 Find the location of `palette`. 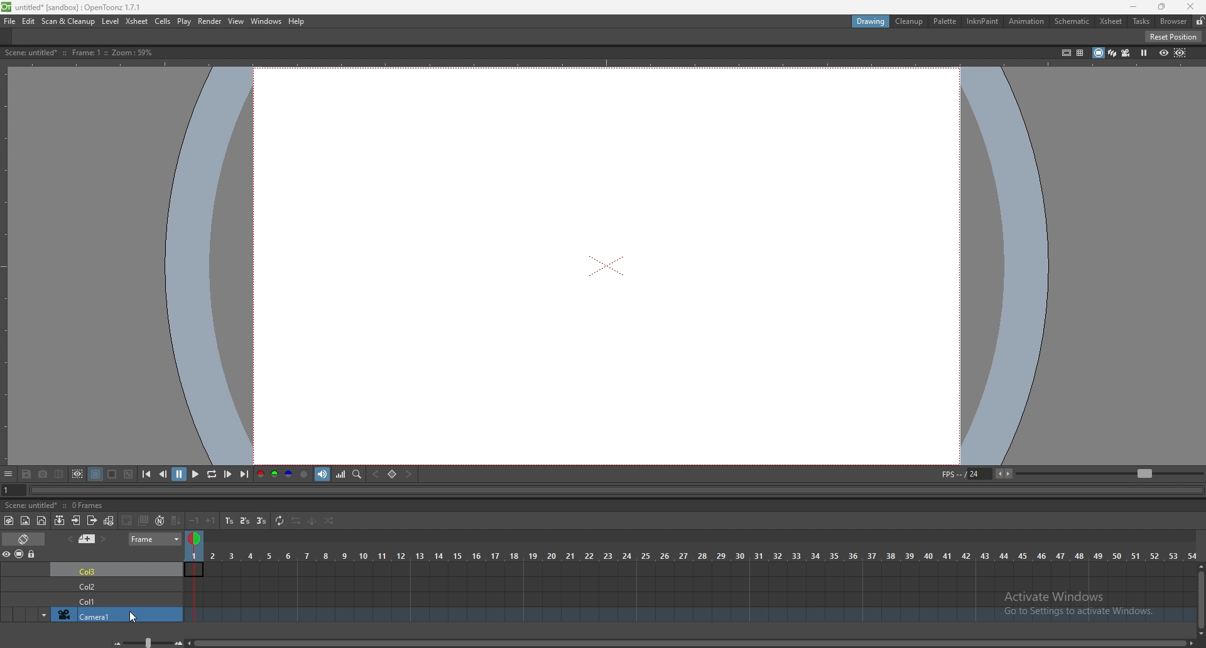

palette is located at coordinates (945, 21).